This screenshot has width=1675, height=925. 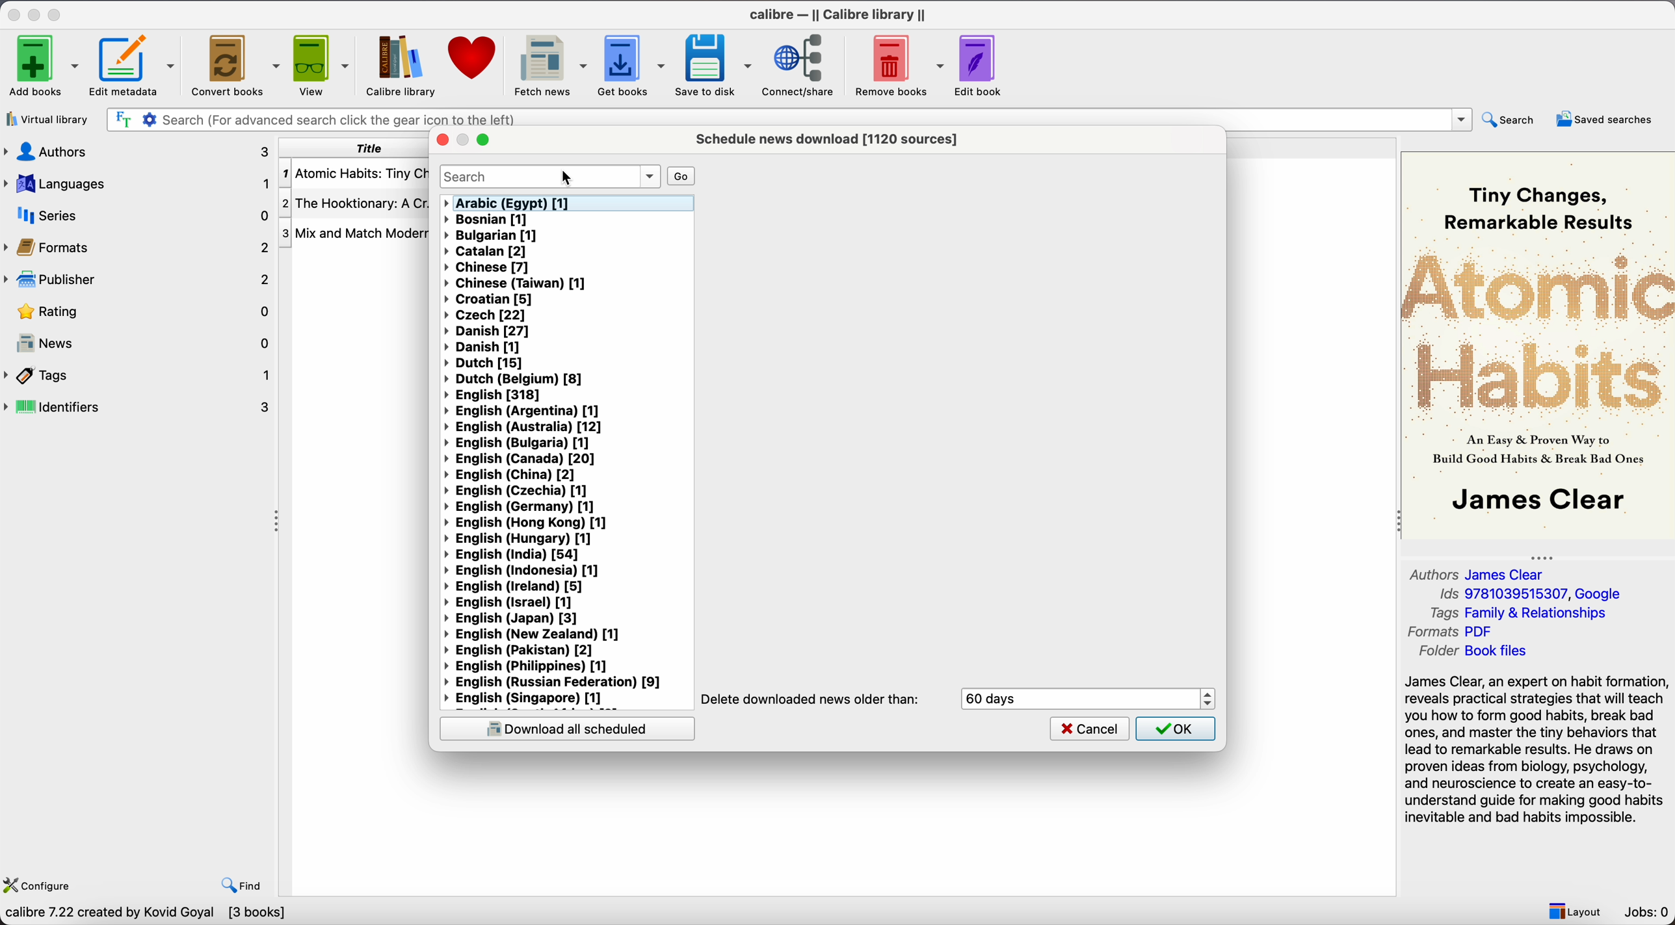 I want to click on convert books, so click(x=234, y=64).